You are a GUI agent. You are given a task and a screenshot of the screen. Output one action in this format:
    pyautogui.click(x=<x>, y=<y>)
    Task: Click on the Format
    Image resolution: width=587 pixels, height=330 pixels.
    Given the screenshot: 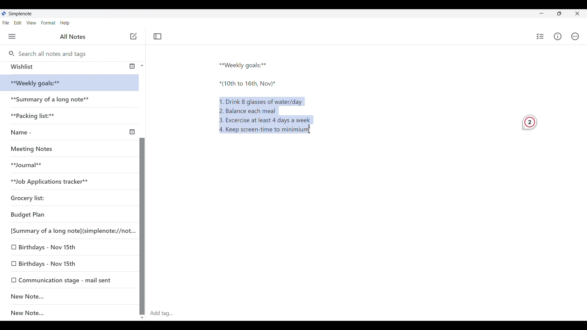 What is the action you would take?
    pyautogui.click(x=48, y=23)
    